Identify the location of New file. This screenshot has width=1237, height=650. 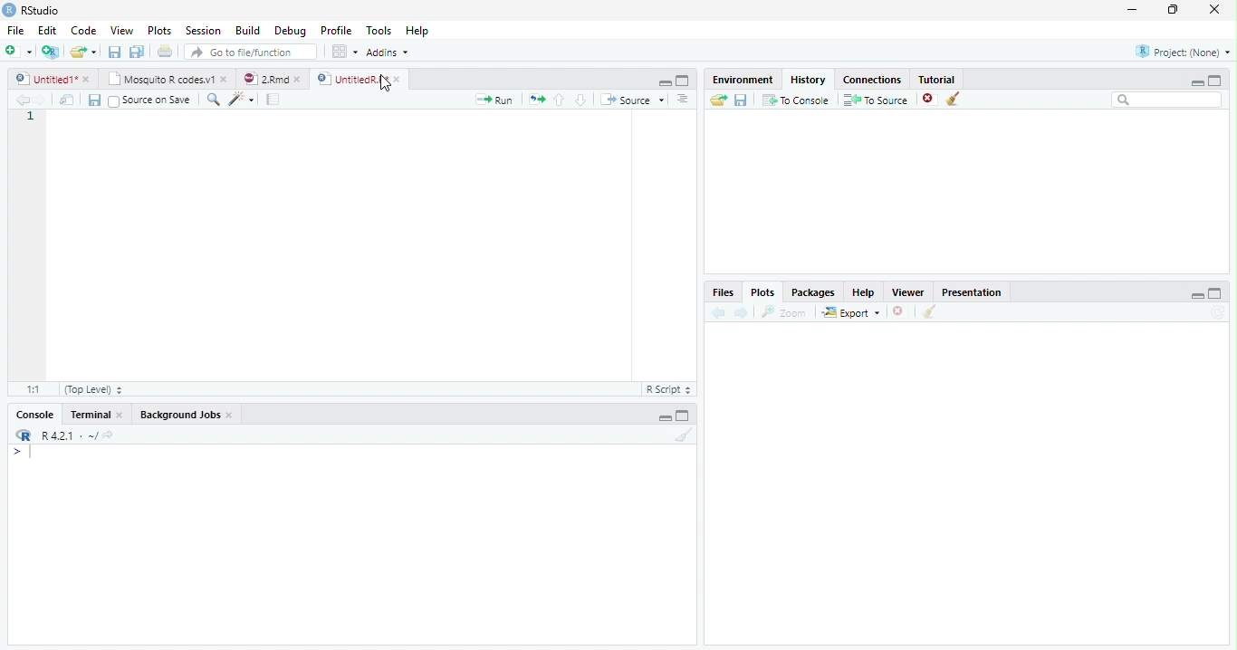
(17, 51).